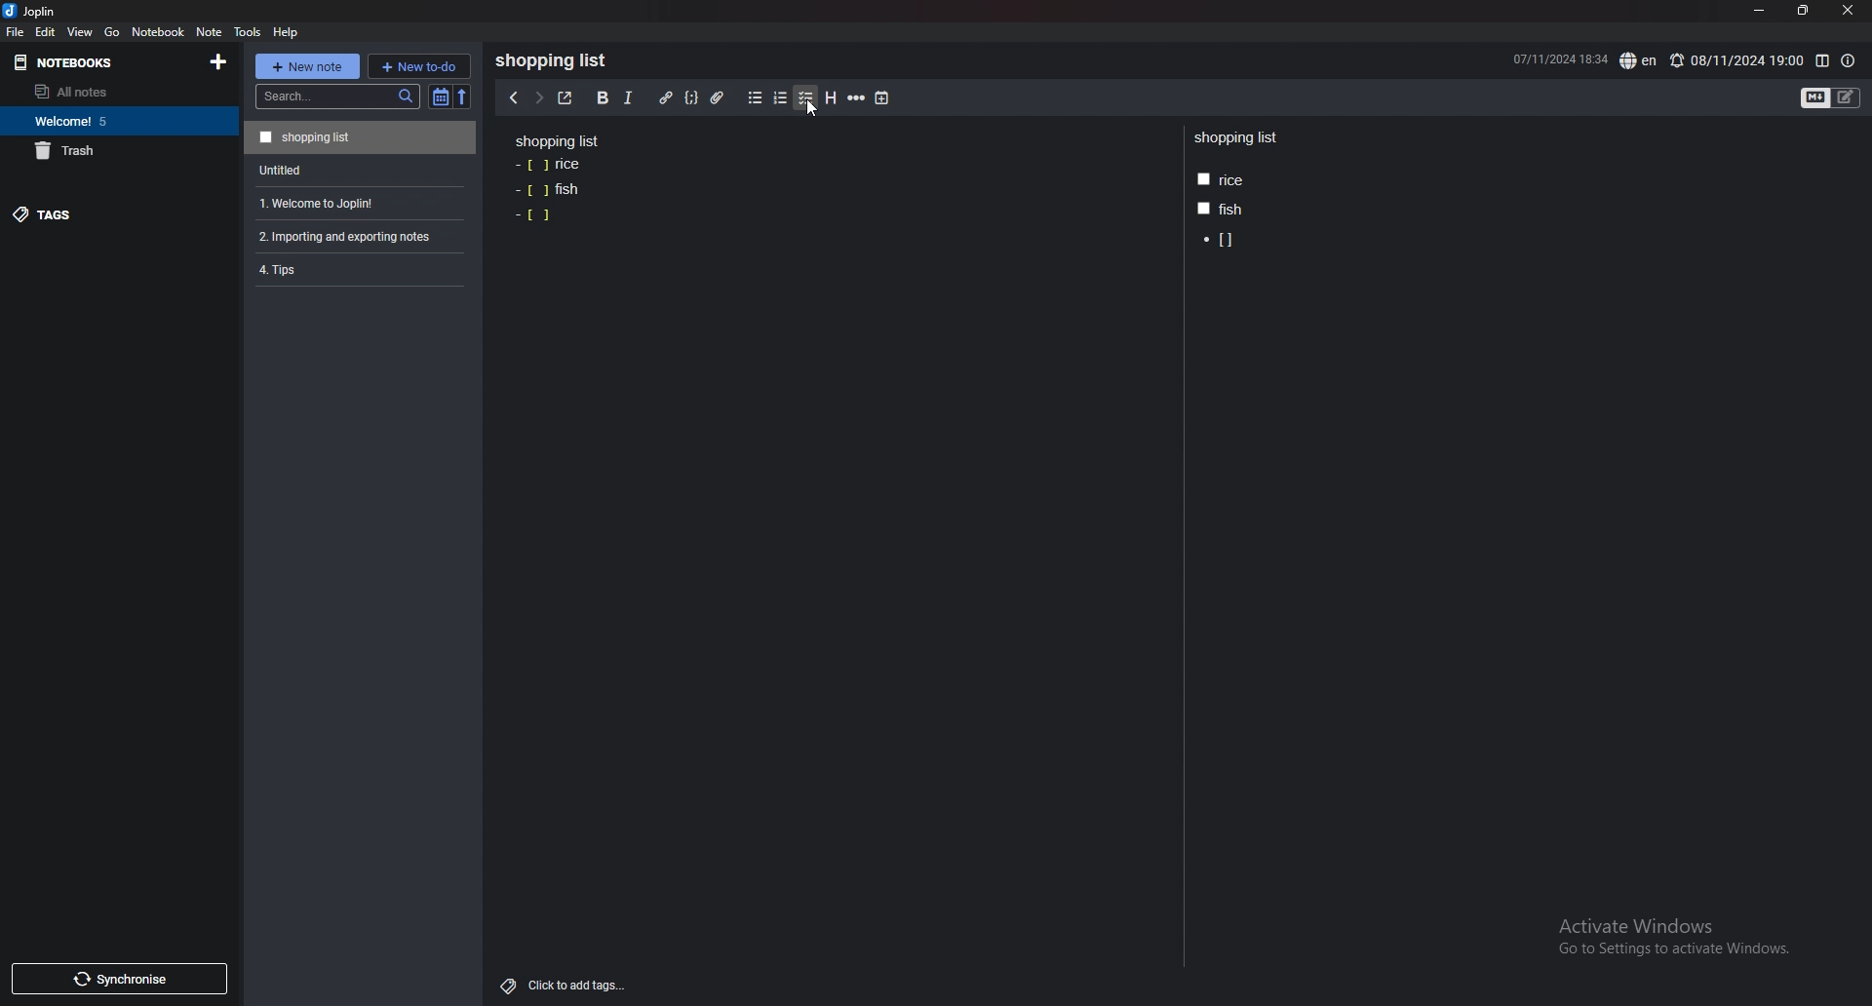  Describe the element at coordinates (358, 269) in the screenshot. I see `4.Tips.` at that location.